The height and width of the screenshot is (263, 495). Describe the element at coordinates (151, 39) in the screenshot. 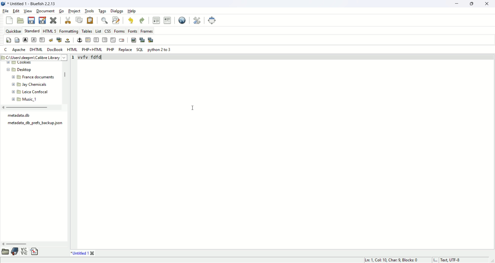

I see `multi thumbnail` at that location.